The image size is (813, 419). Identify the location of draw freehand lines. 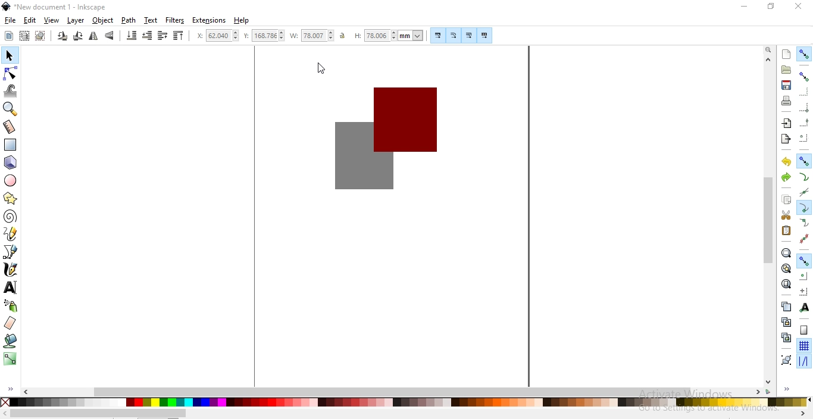
(11, 233).